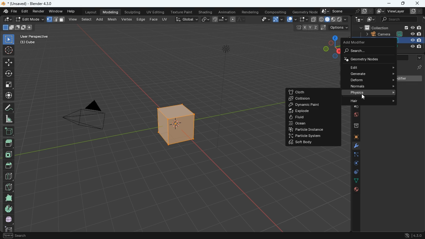 The image size is (425, 239). I want to click on diagonal, so click(8, 186).